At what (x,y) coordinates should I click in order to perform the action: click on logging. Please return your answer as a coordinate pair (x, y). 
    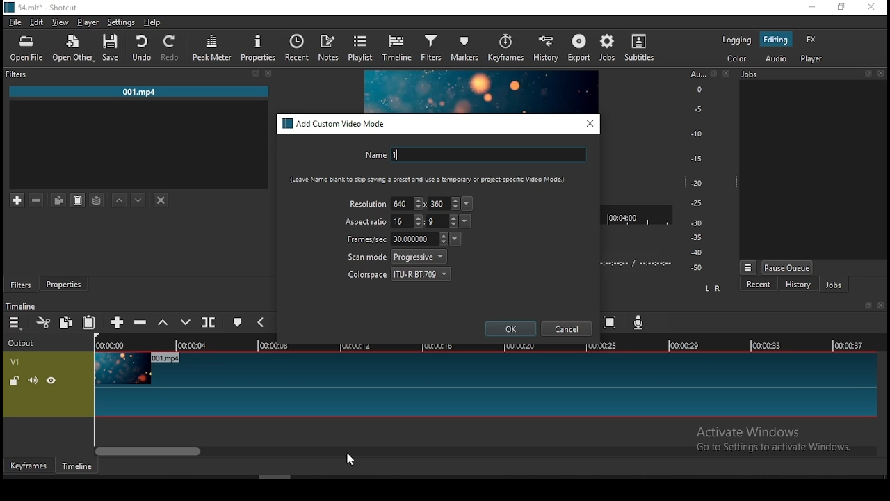
    Looking at the image, I should click on (736, 39).